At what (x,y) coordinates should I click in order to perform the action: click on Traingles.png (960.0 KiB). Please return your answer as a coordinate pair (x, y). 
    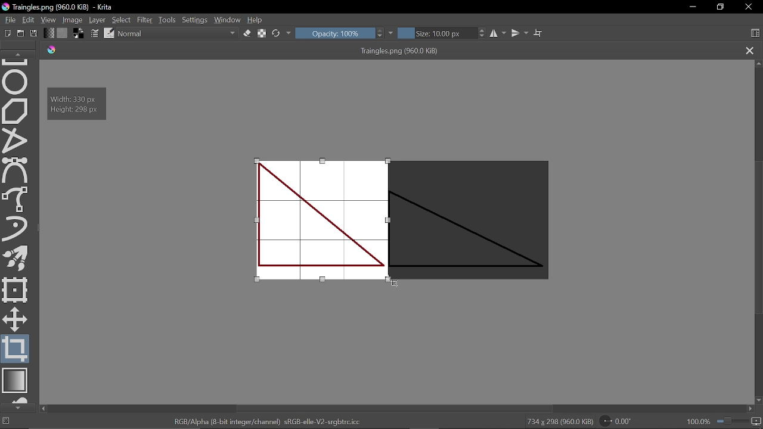
    Looking at the image, I should click on (386, 51).